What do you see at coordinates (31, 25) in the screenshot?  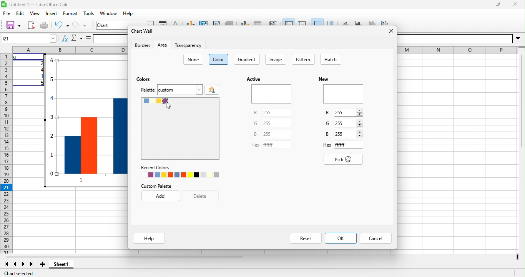 I see `export directly as pdf` at bounding box center [31, 25].